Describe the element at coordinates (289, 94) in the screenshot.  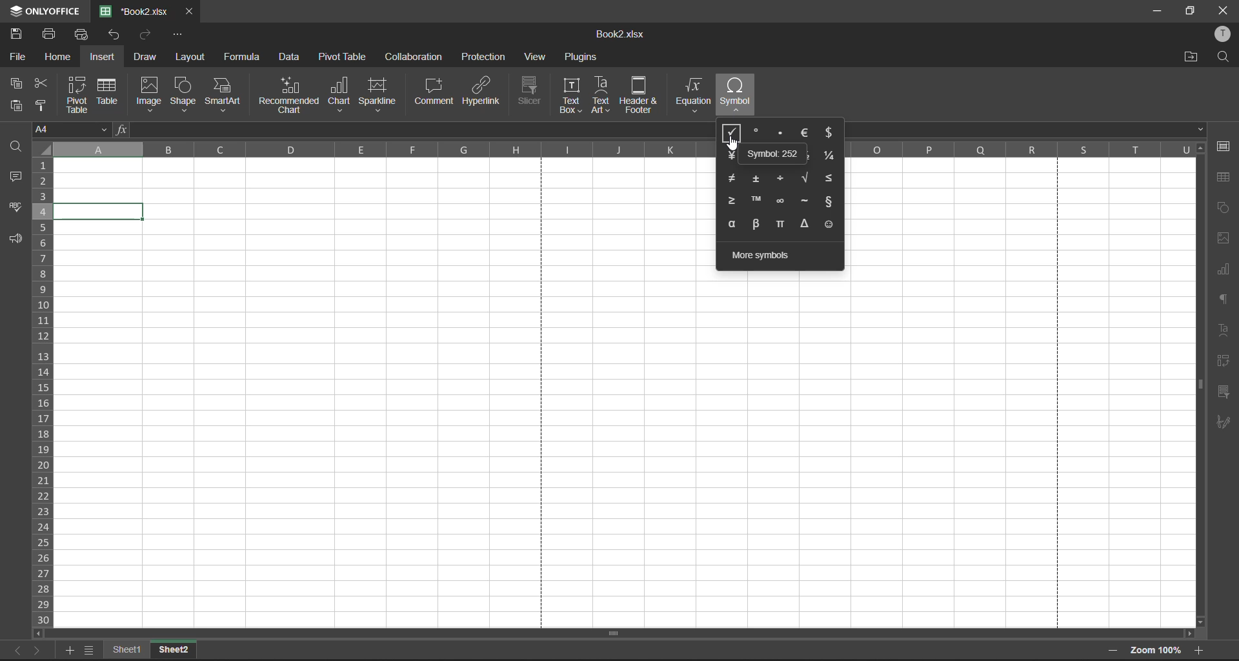
I see `recommended chart` at that location.